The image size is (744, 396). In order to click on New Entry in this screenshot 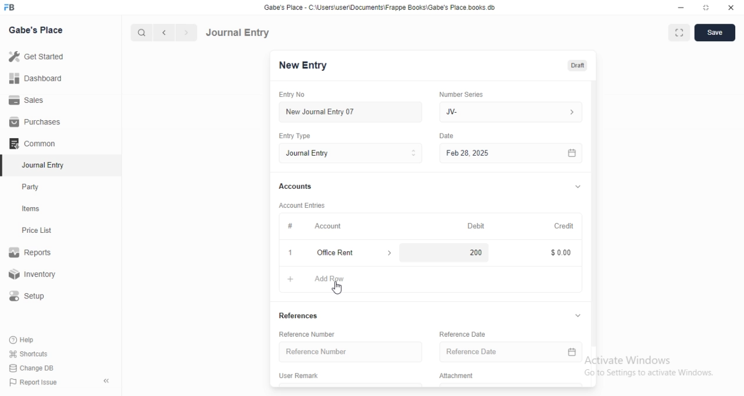, I will do `click(303, 66)`.